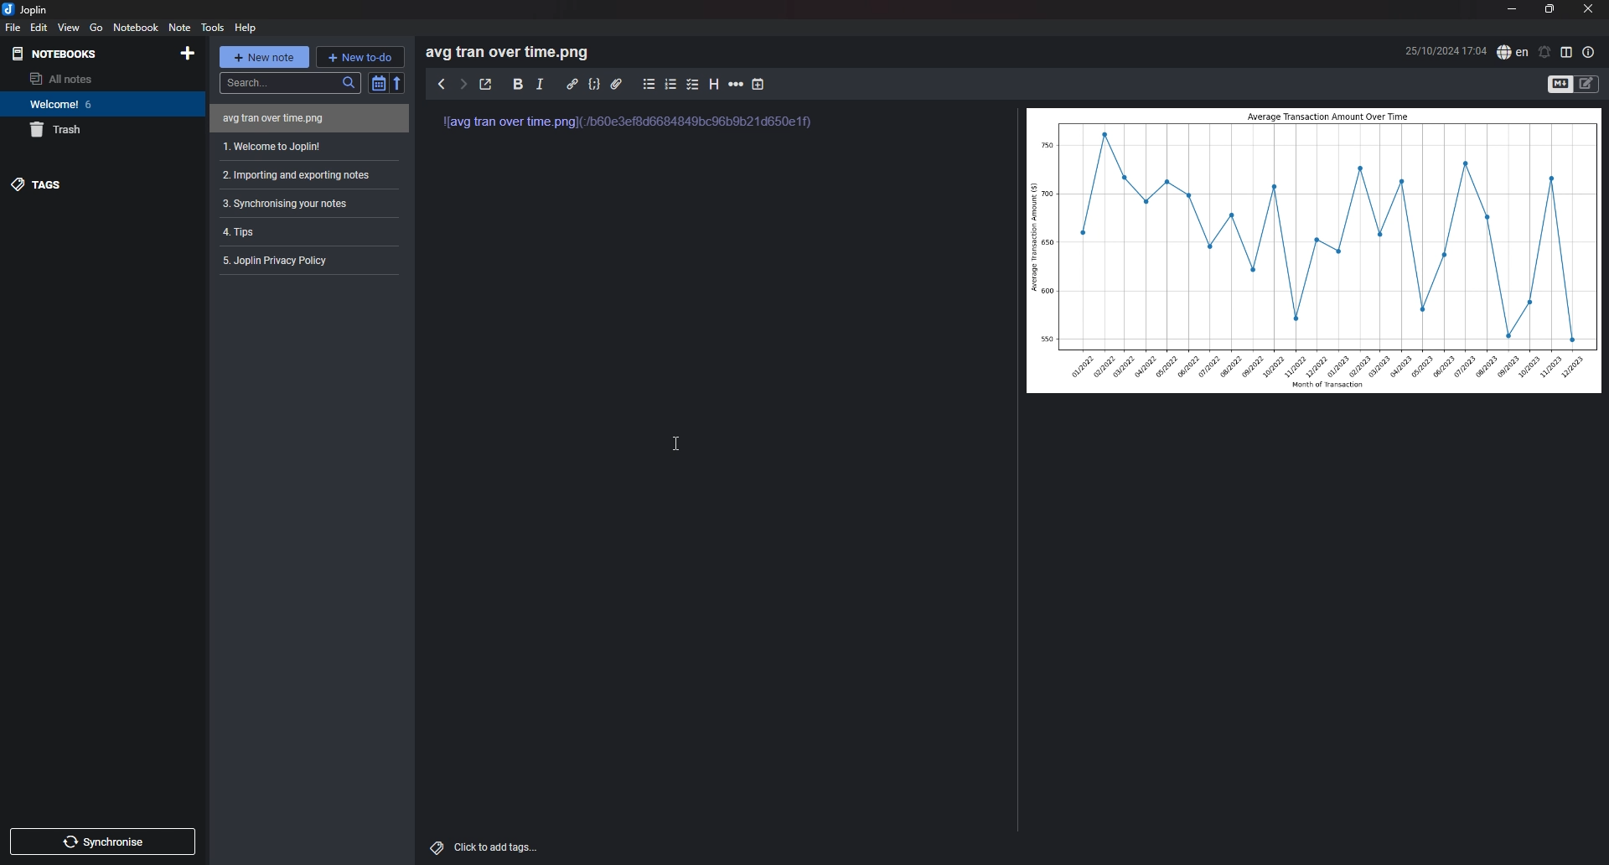 The image size is (1609, 865). I want to click on go, so click(96, 27).